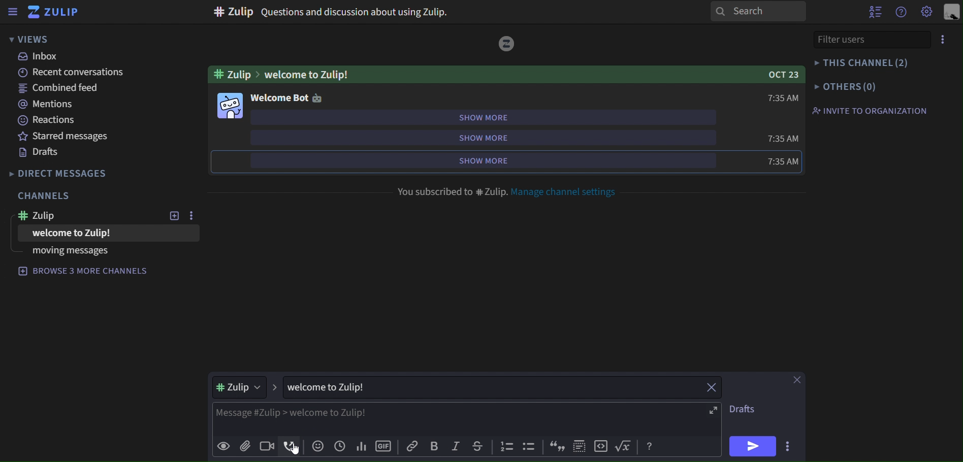 This screenshot has height=462, width=963. Describe the element at coordinates (230, 107) in the screenshot. I see ` bot image` at that location.